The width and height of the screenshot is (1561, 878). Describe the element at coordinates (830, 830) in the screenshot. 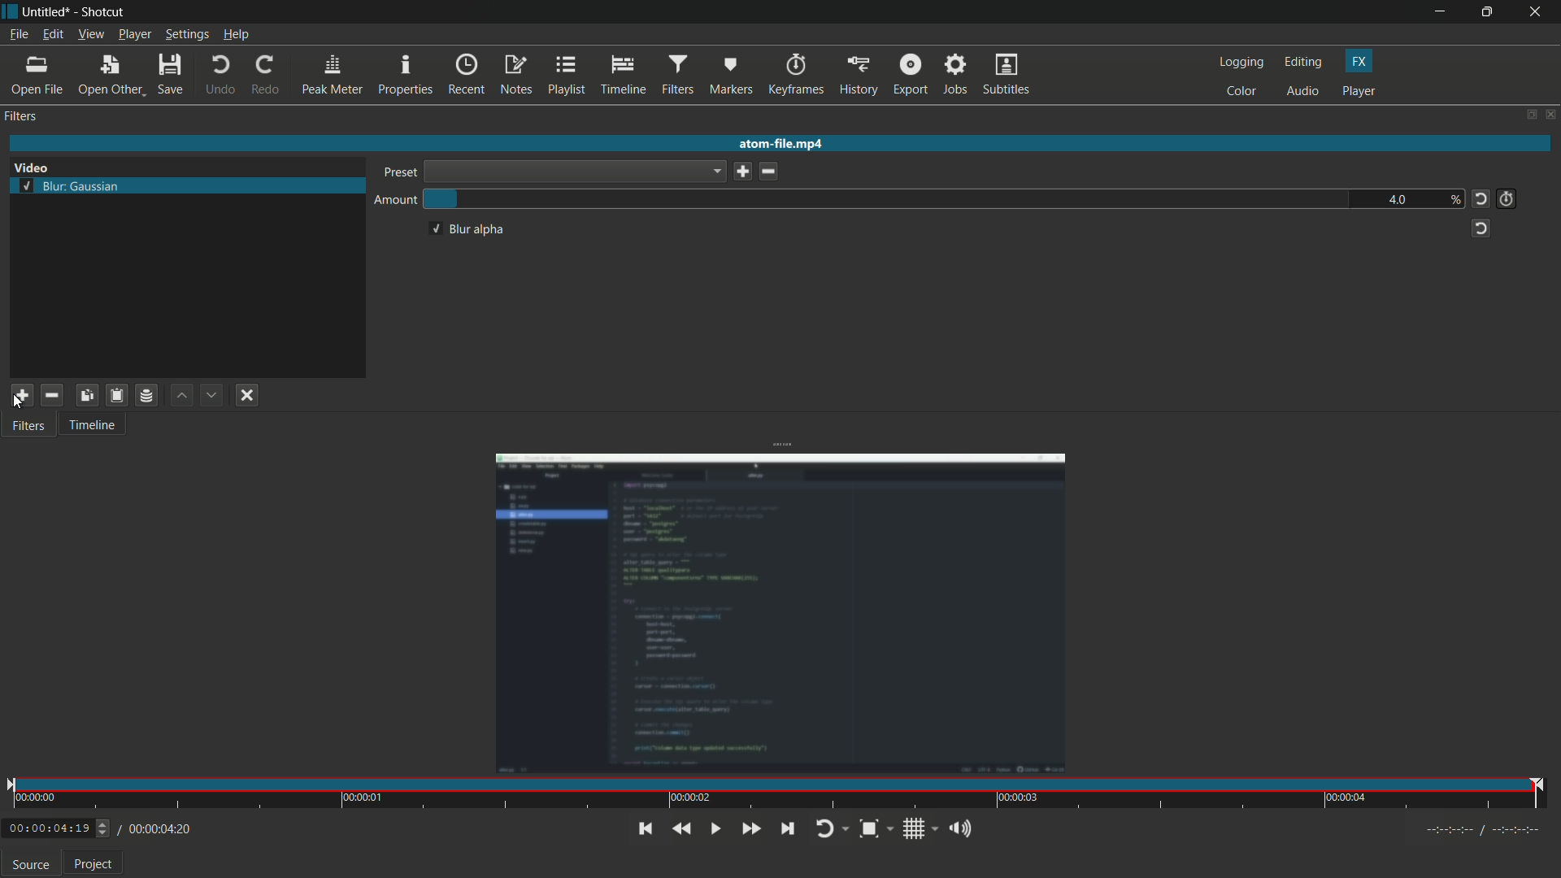

I see `toggle player looping` at that location.